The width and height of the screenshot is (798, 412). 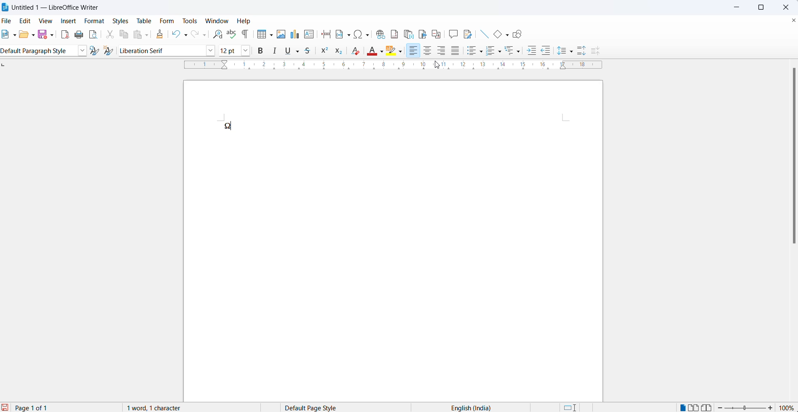 I want to click on justified, so click(x=457, y=51).